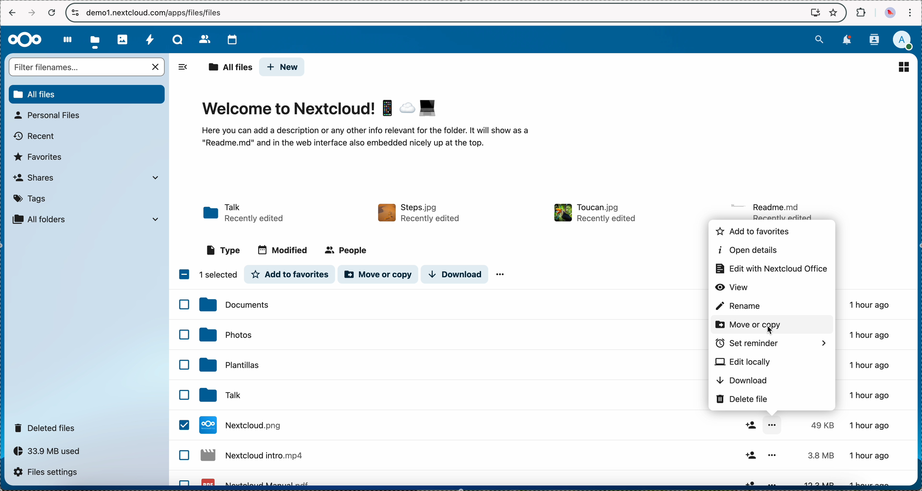 Image resolution: width=922 pixels, height=491 pixels. What do you see at coordinates (29, 199) in the screenshot?
I see `tags` at bounding box center [29, 199].